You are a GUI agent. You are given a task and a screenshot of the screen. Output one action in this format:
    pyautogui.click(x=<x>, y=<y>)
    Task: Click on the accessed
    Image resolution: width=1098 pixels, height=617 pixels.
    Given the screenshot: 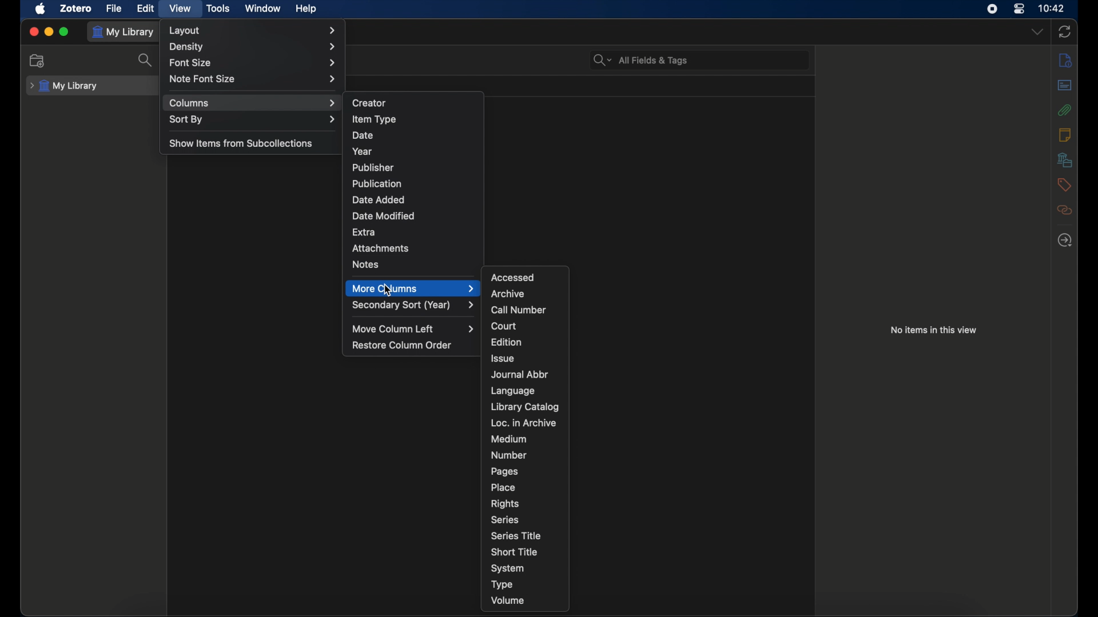 What is the action you would take?
    pyautogui.click(x=514, y=277)
    